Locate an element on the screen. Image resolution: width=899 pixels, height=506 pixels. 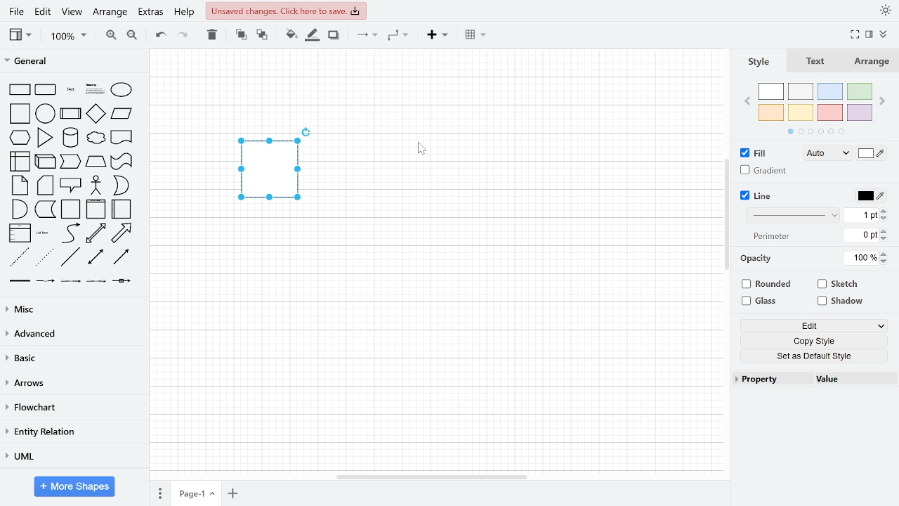
vertical container is located at coordinates (96, 209).